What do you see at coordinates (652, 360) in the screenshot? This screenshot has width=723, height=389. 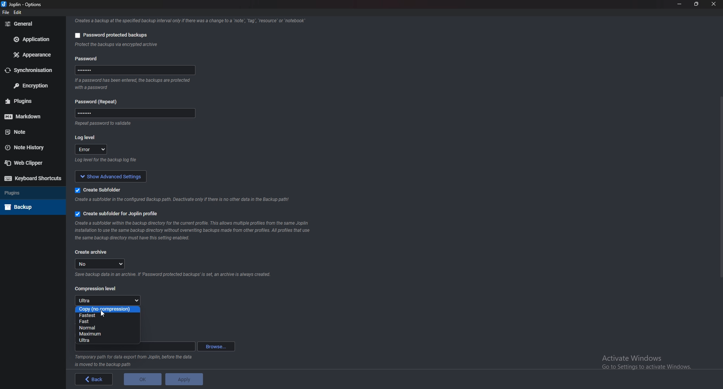 I see `activate windows` at bounding box center [652, 360].